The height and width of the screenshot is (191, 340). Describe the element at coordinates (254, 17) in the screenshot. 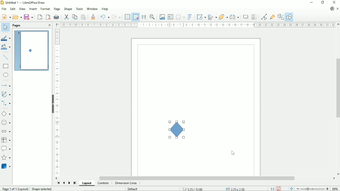

I see `Crop image` at that location.